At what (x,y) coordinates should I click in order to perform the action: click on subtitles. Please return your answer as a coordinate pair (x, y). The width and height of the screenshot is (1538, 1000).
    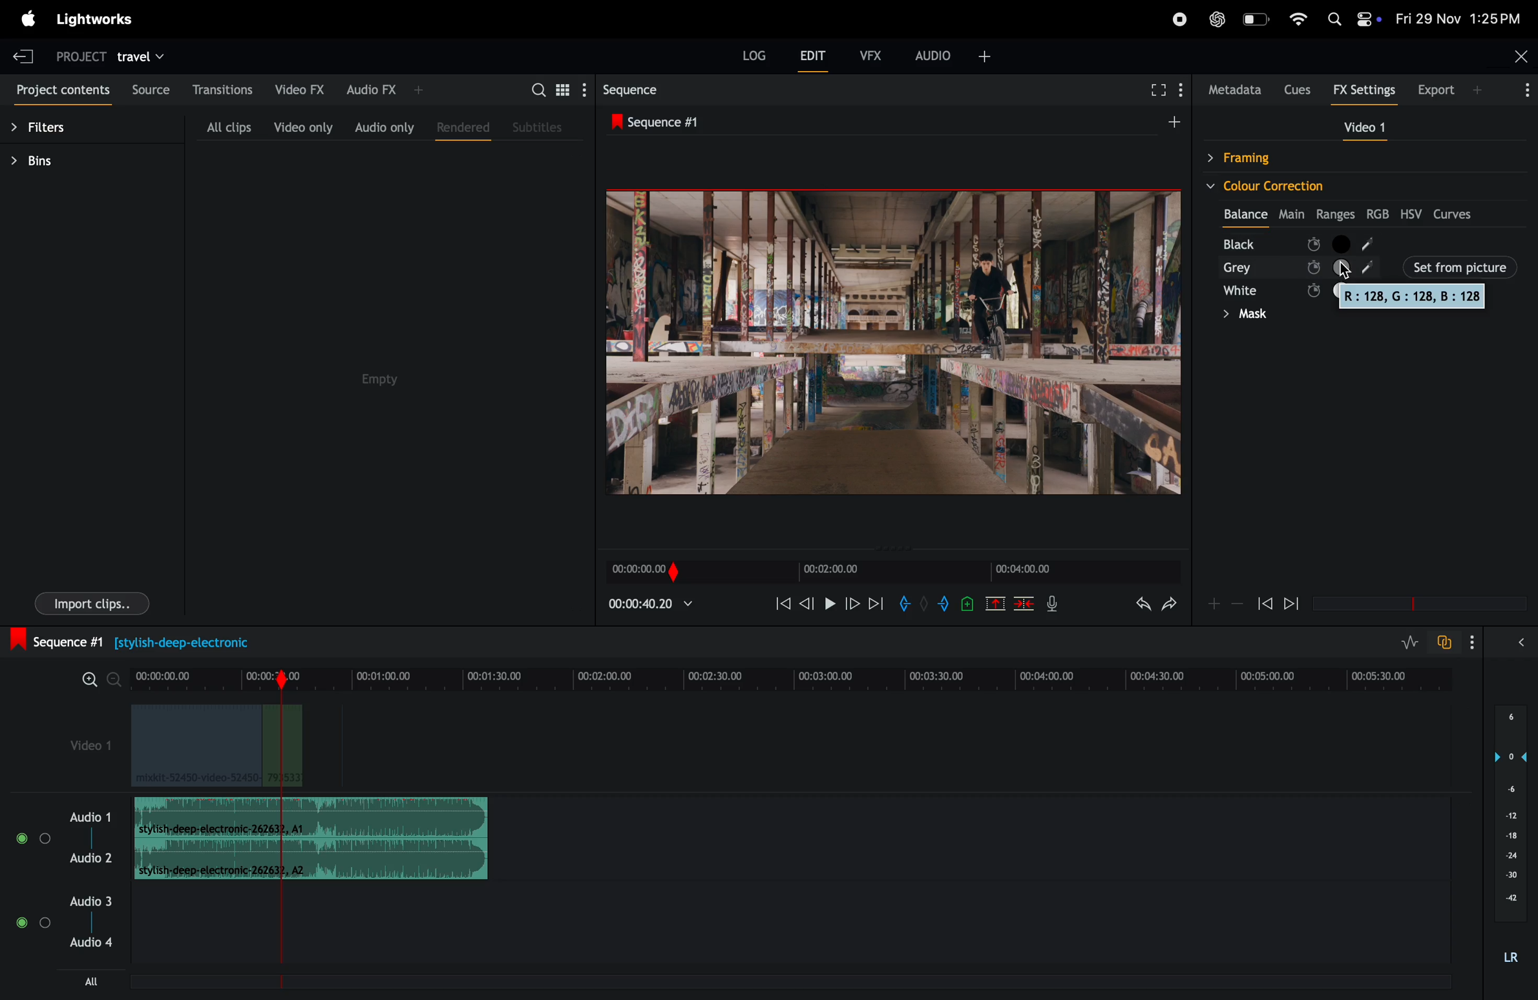
    Looking at the image, I should click on (539, 126).